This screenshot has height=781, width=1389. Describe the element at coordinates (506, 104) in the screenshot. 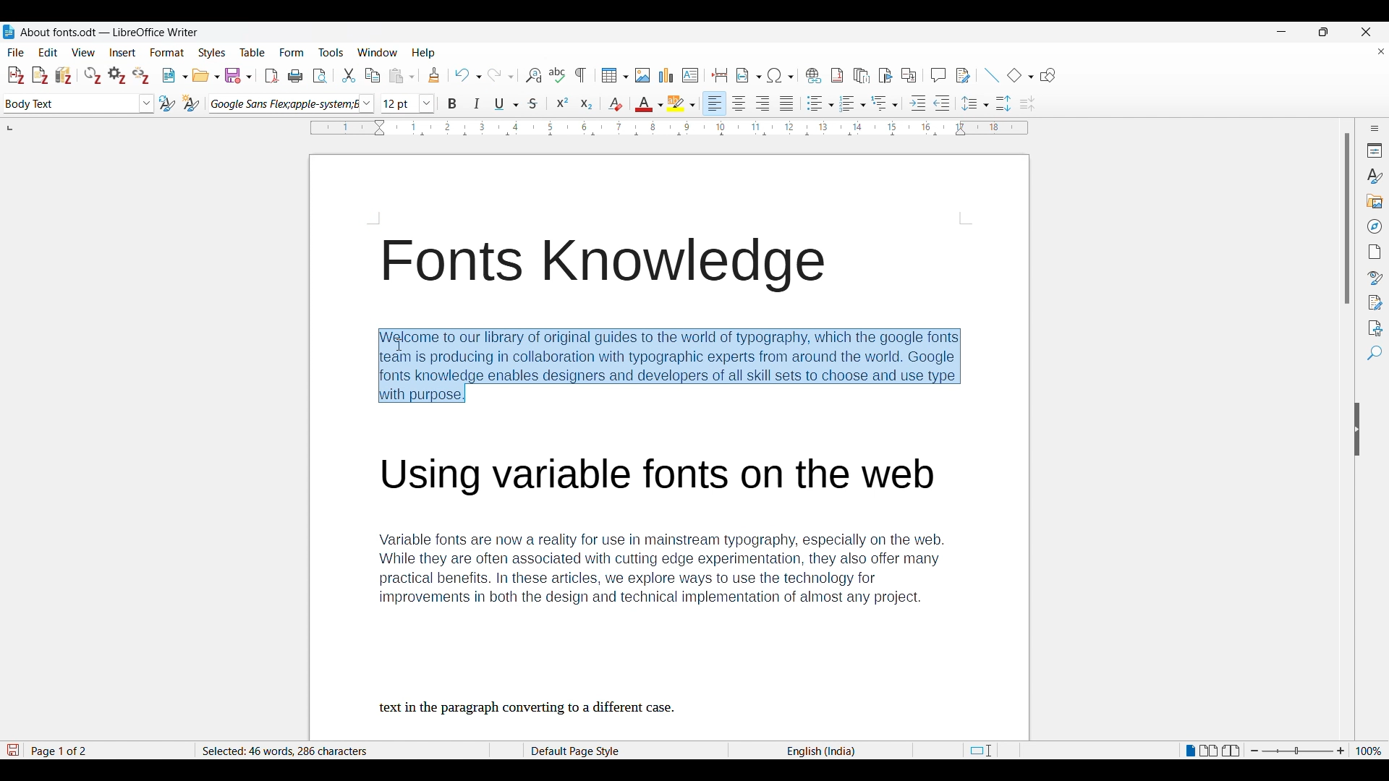

I see `Underline options` at that location.